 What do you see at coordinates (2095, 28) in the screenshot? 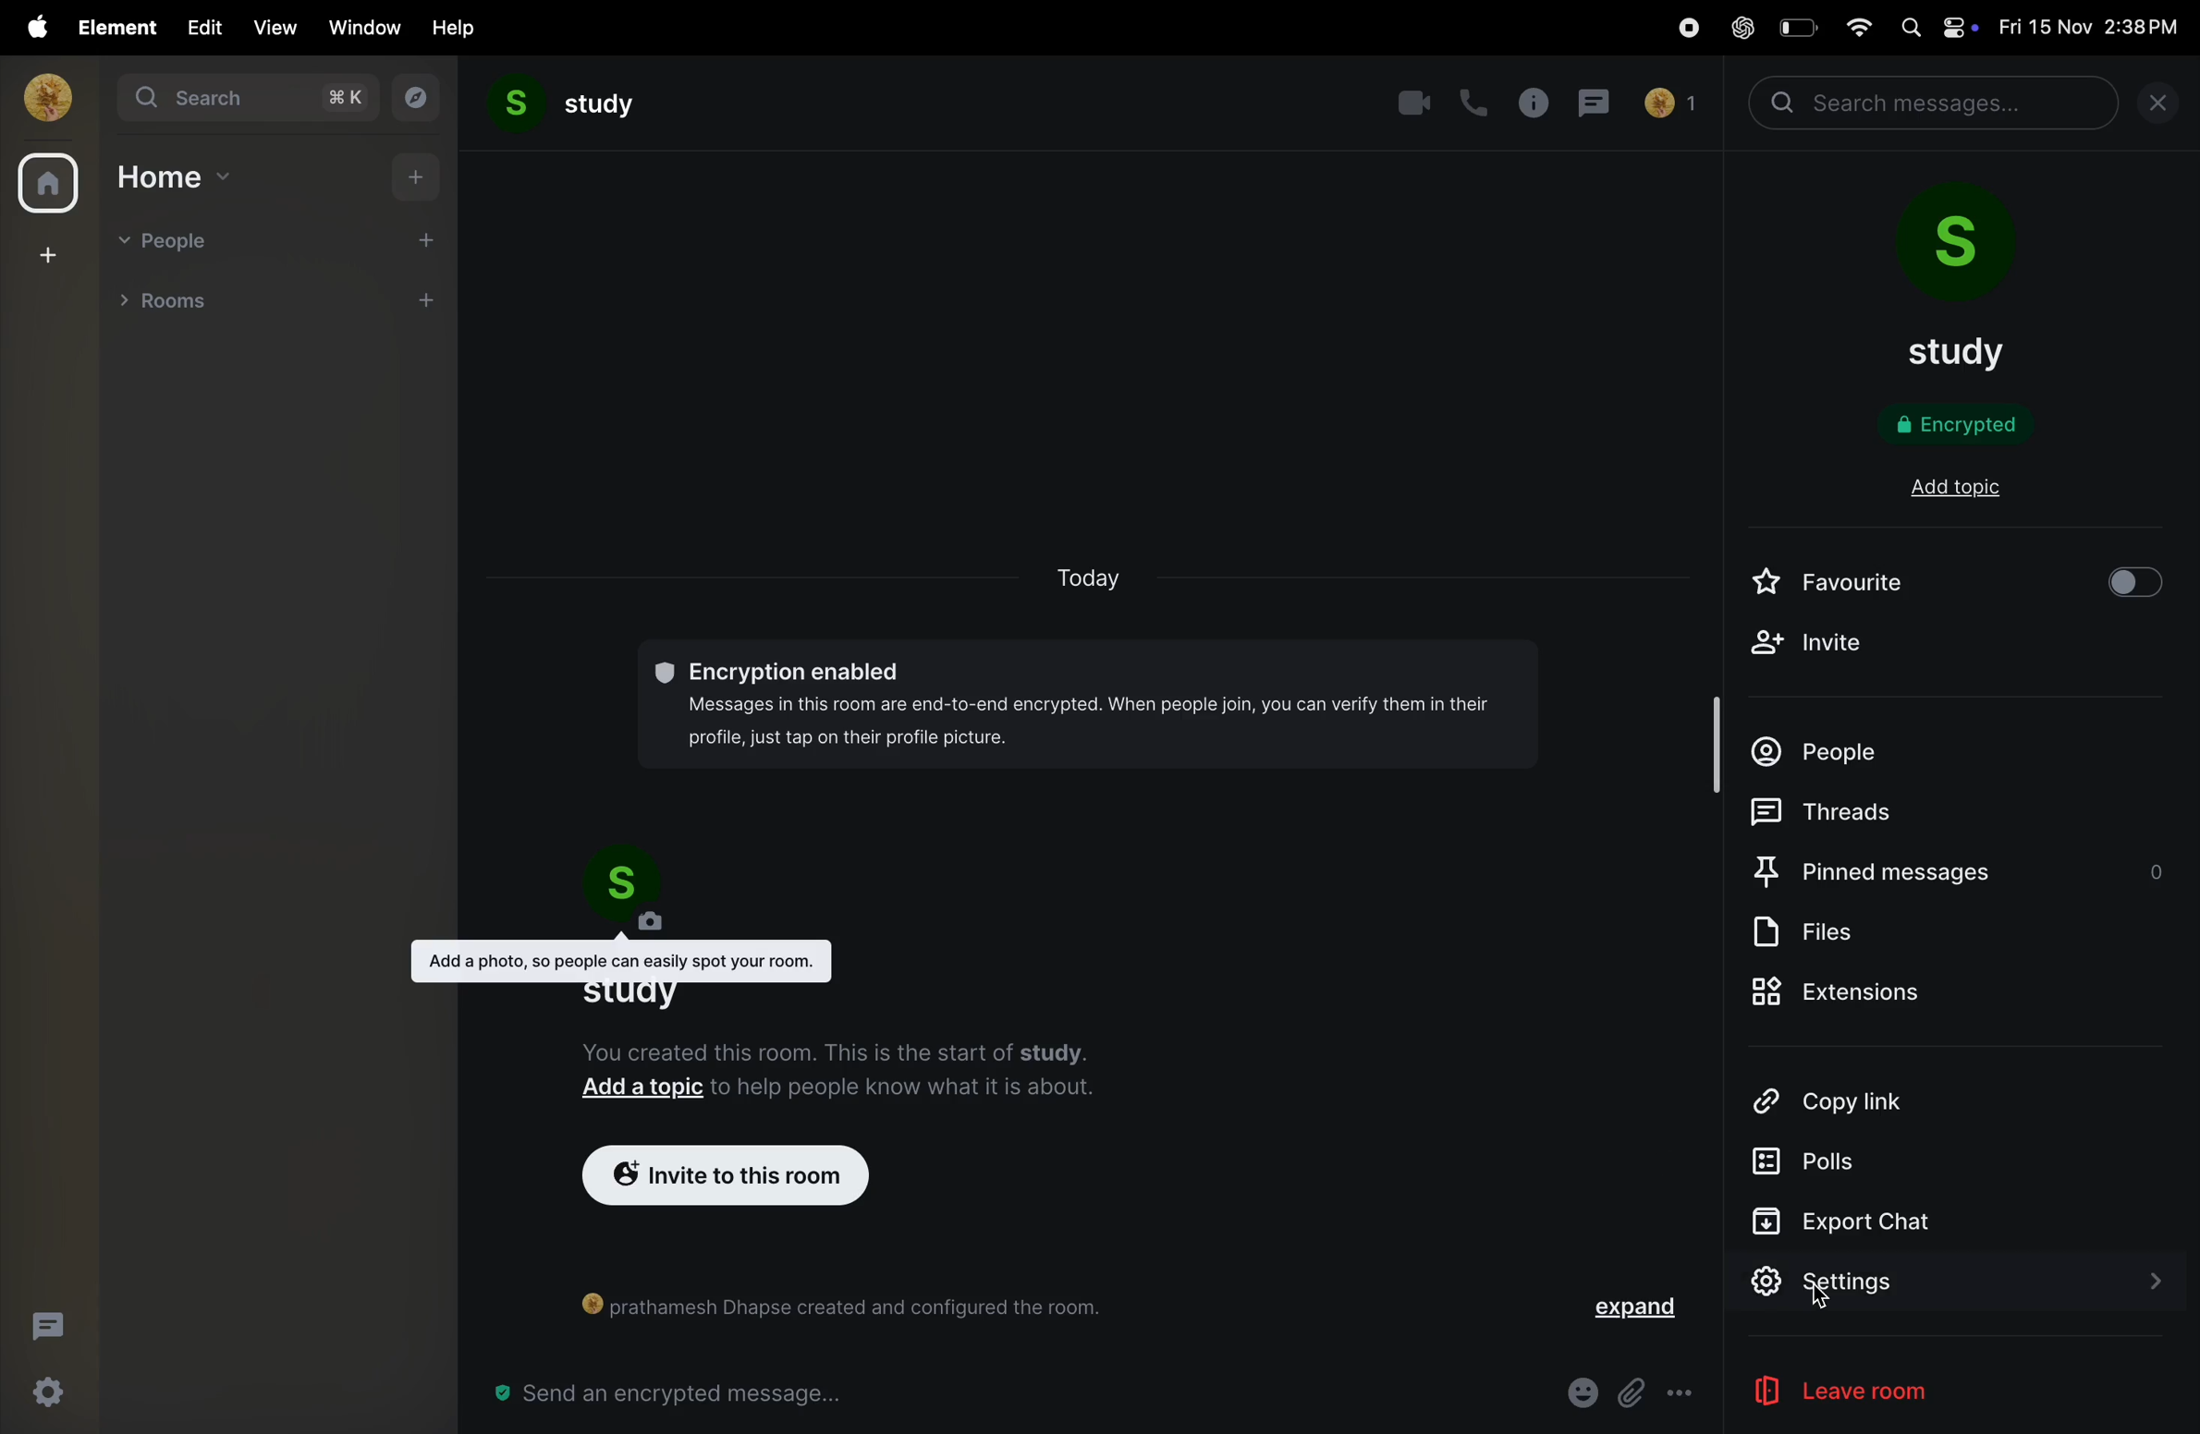
I see `date and time` at bounding box center [2095, 28].